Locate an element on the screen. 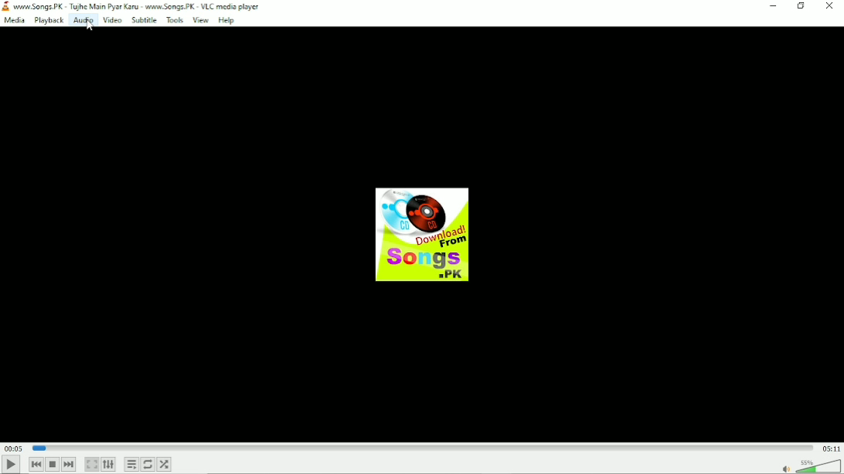 Image resolution: width=844 pixels, height=474 pixels. Random is located at coordinates (165, 464).